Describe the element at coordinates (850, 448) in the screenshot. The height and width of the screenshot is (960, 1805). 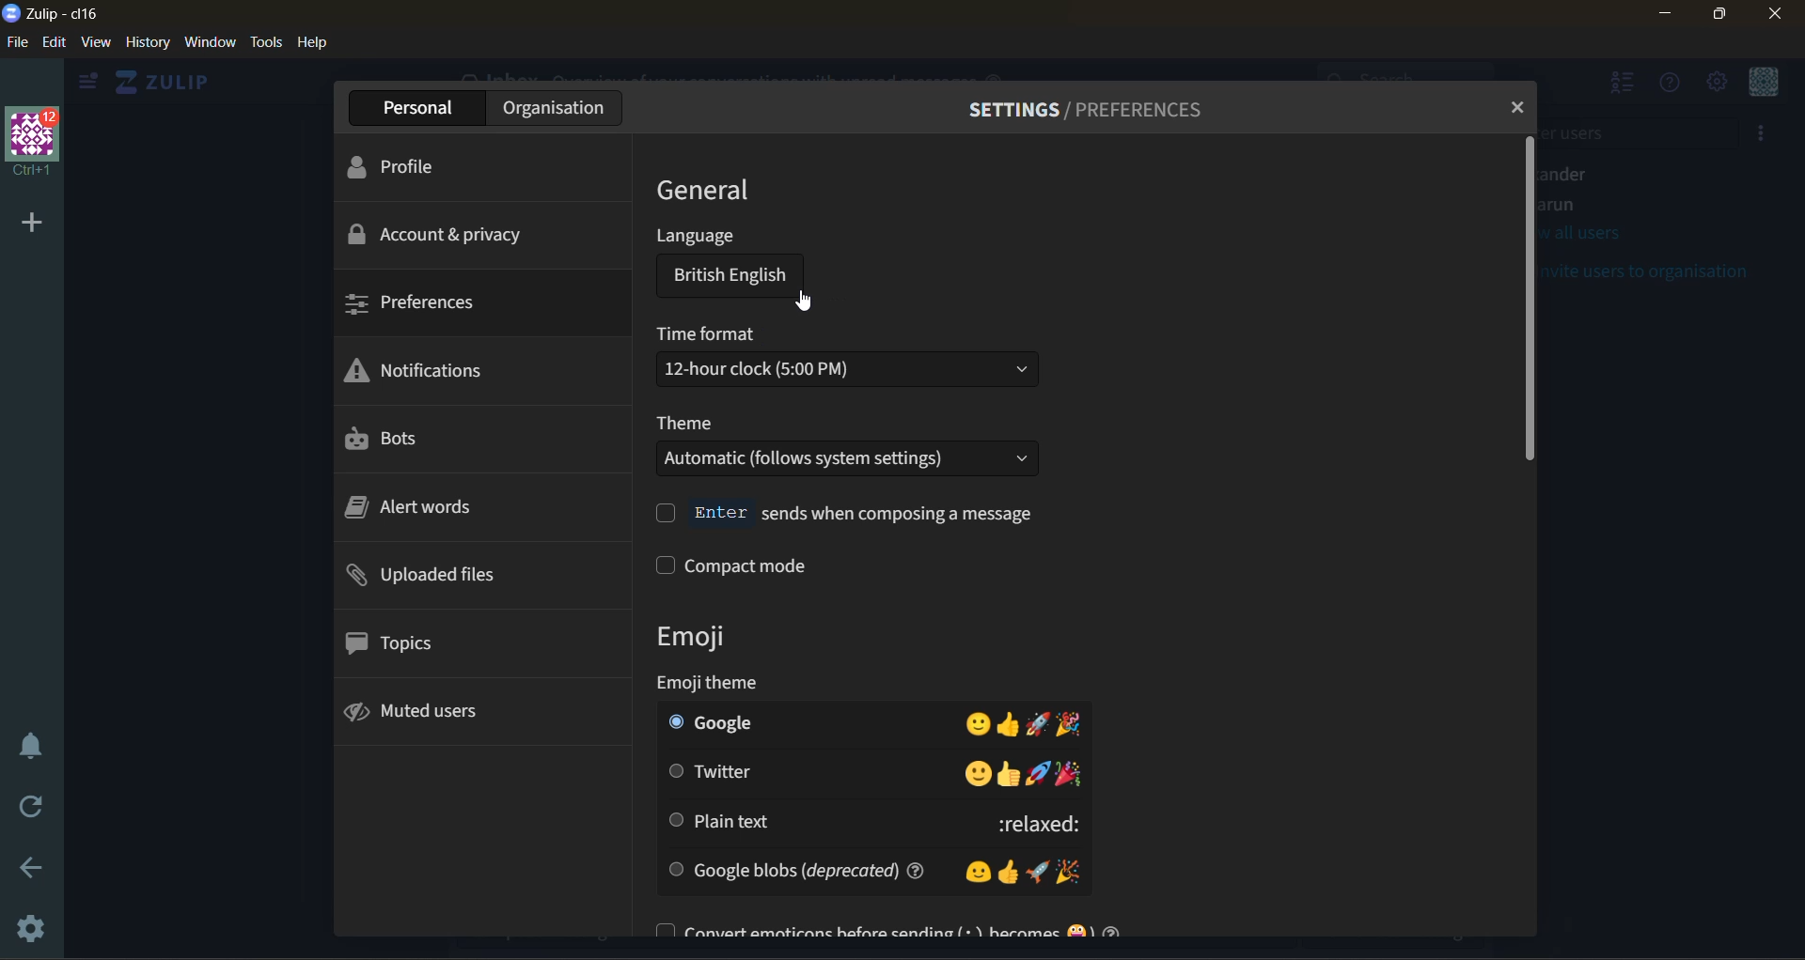
I see `theme` at that location.